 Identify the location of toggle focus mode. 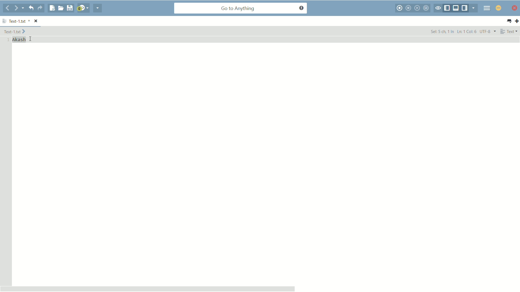
(438, 8).